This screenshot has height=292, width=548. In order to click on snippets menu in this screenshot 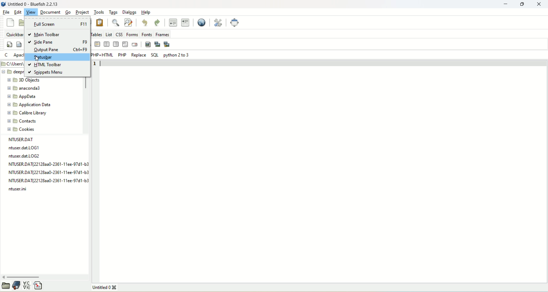, I will do `click(46, 73)`.